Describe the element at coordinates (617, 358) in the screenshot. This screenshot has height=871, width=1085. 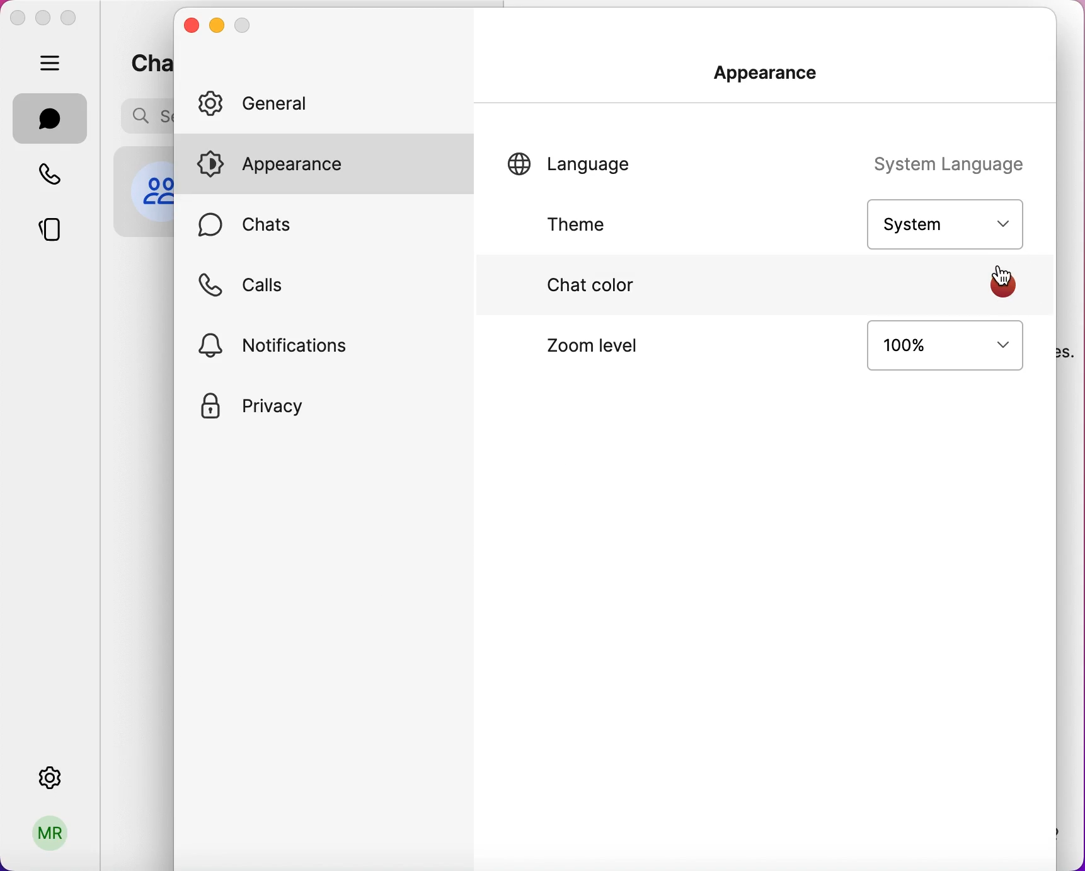
I see `zoom level` at that location.